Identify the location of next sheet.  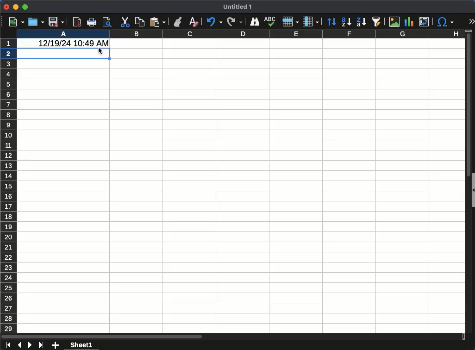
(30, 345).